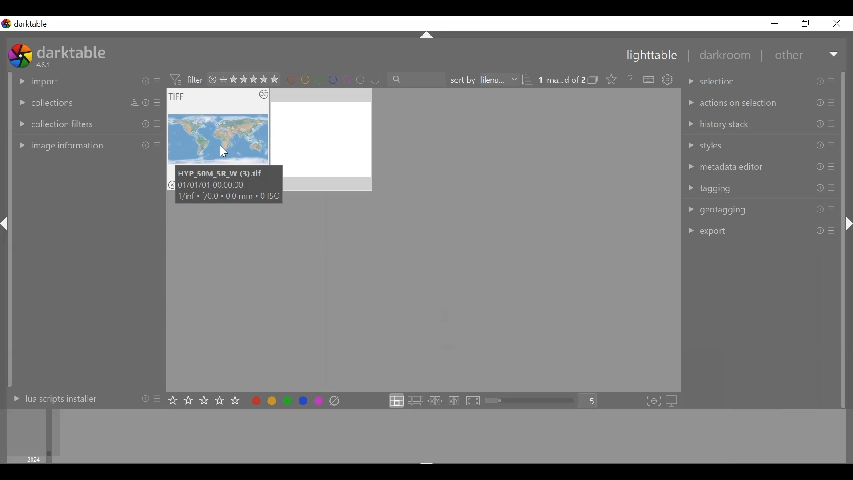  Describe the element at coordinates (73, 81) in the screenshot. I see `Import` at that location.